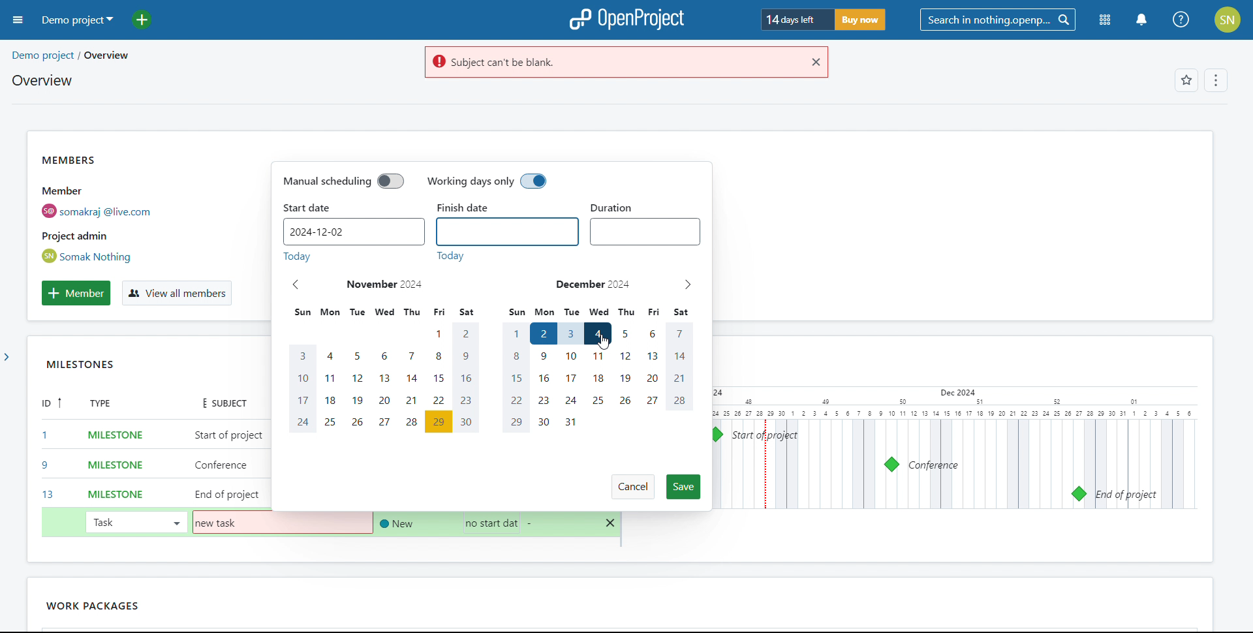  I want to click on account, so click(1228, 20).